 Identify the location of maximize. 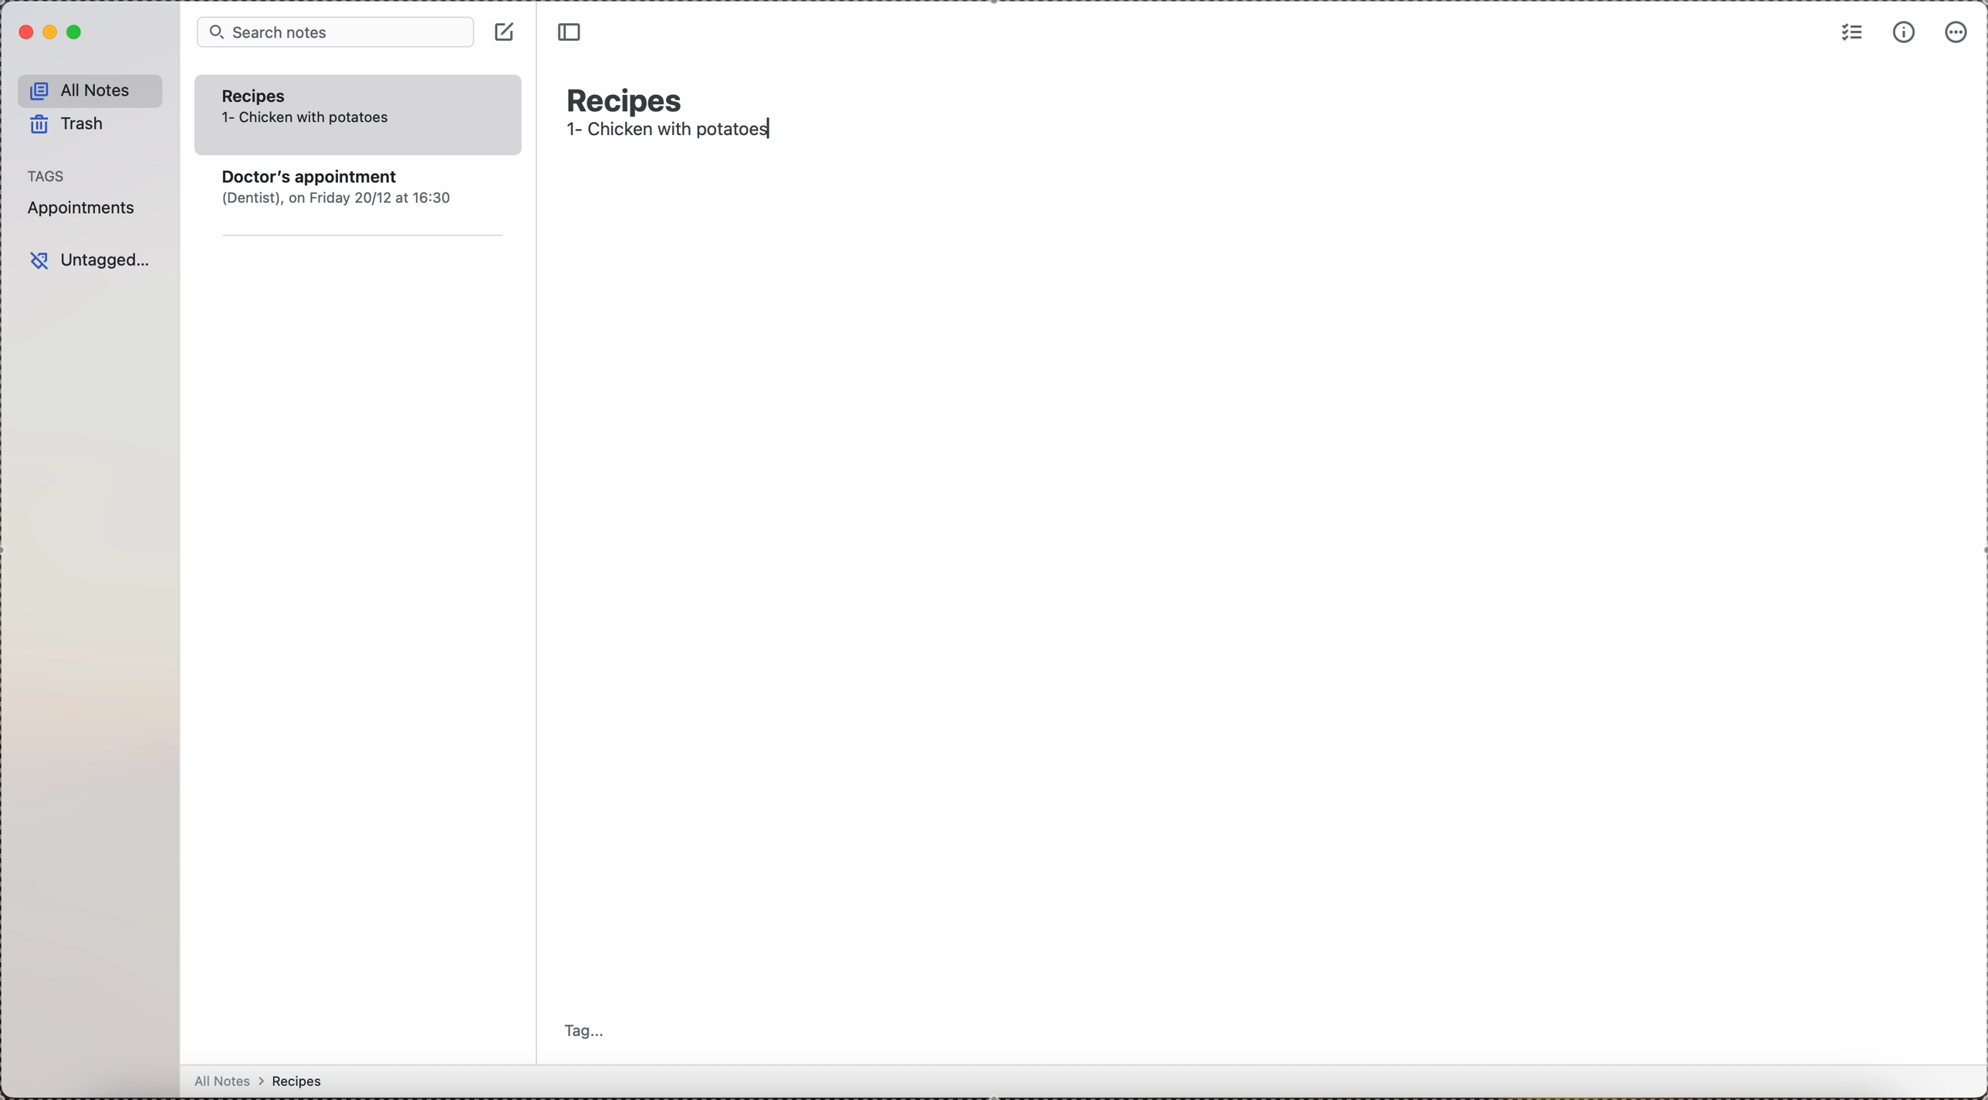
(79, 33).